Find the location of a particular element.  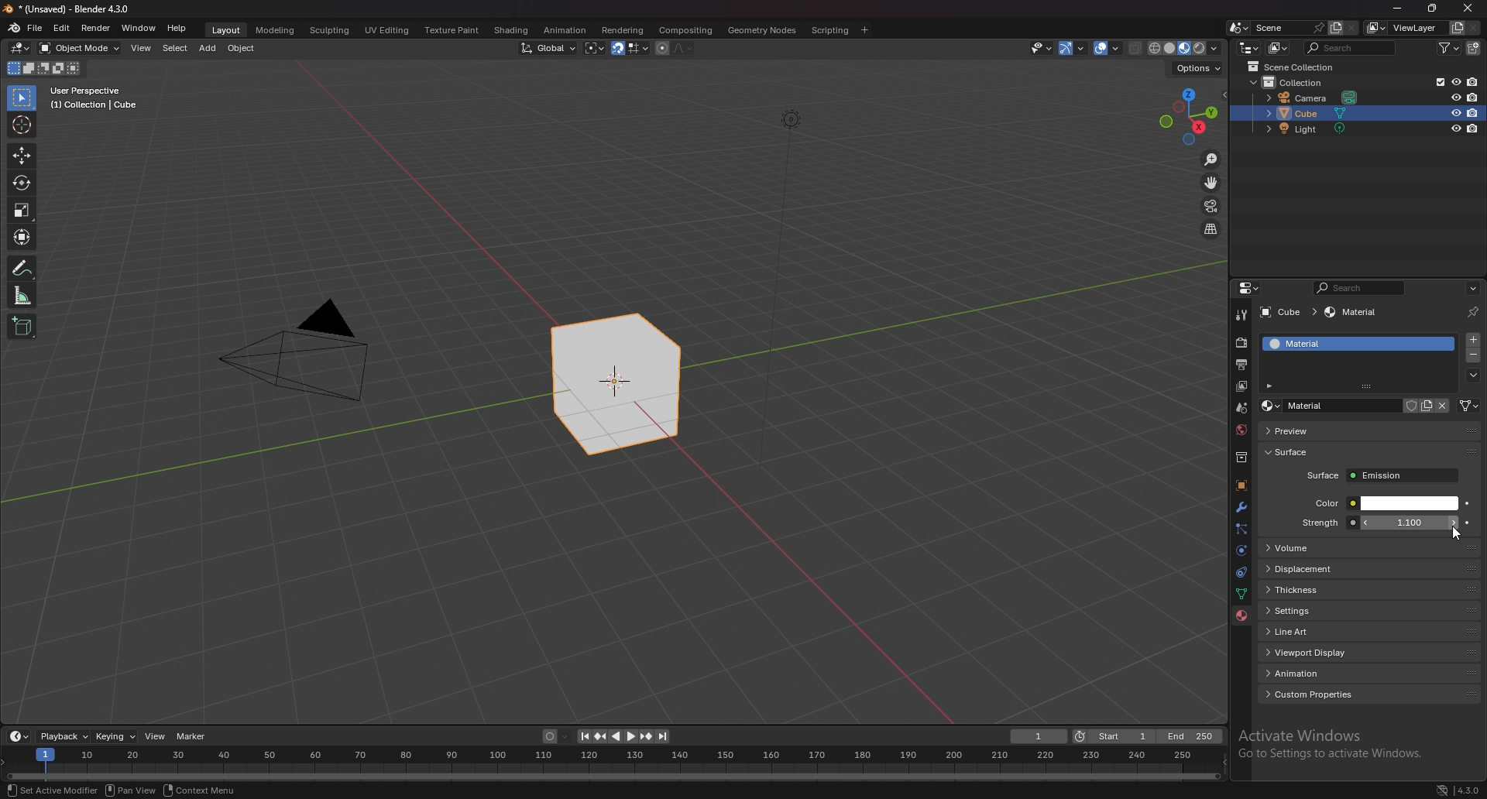

measure is located at coordinates (22, 295).